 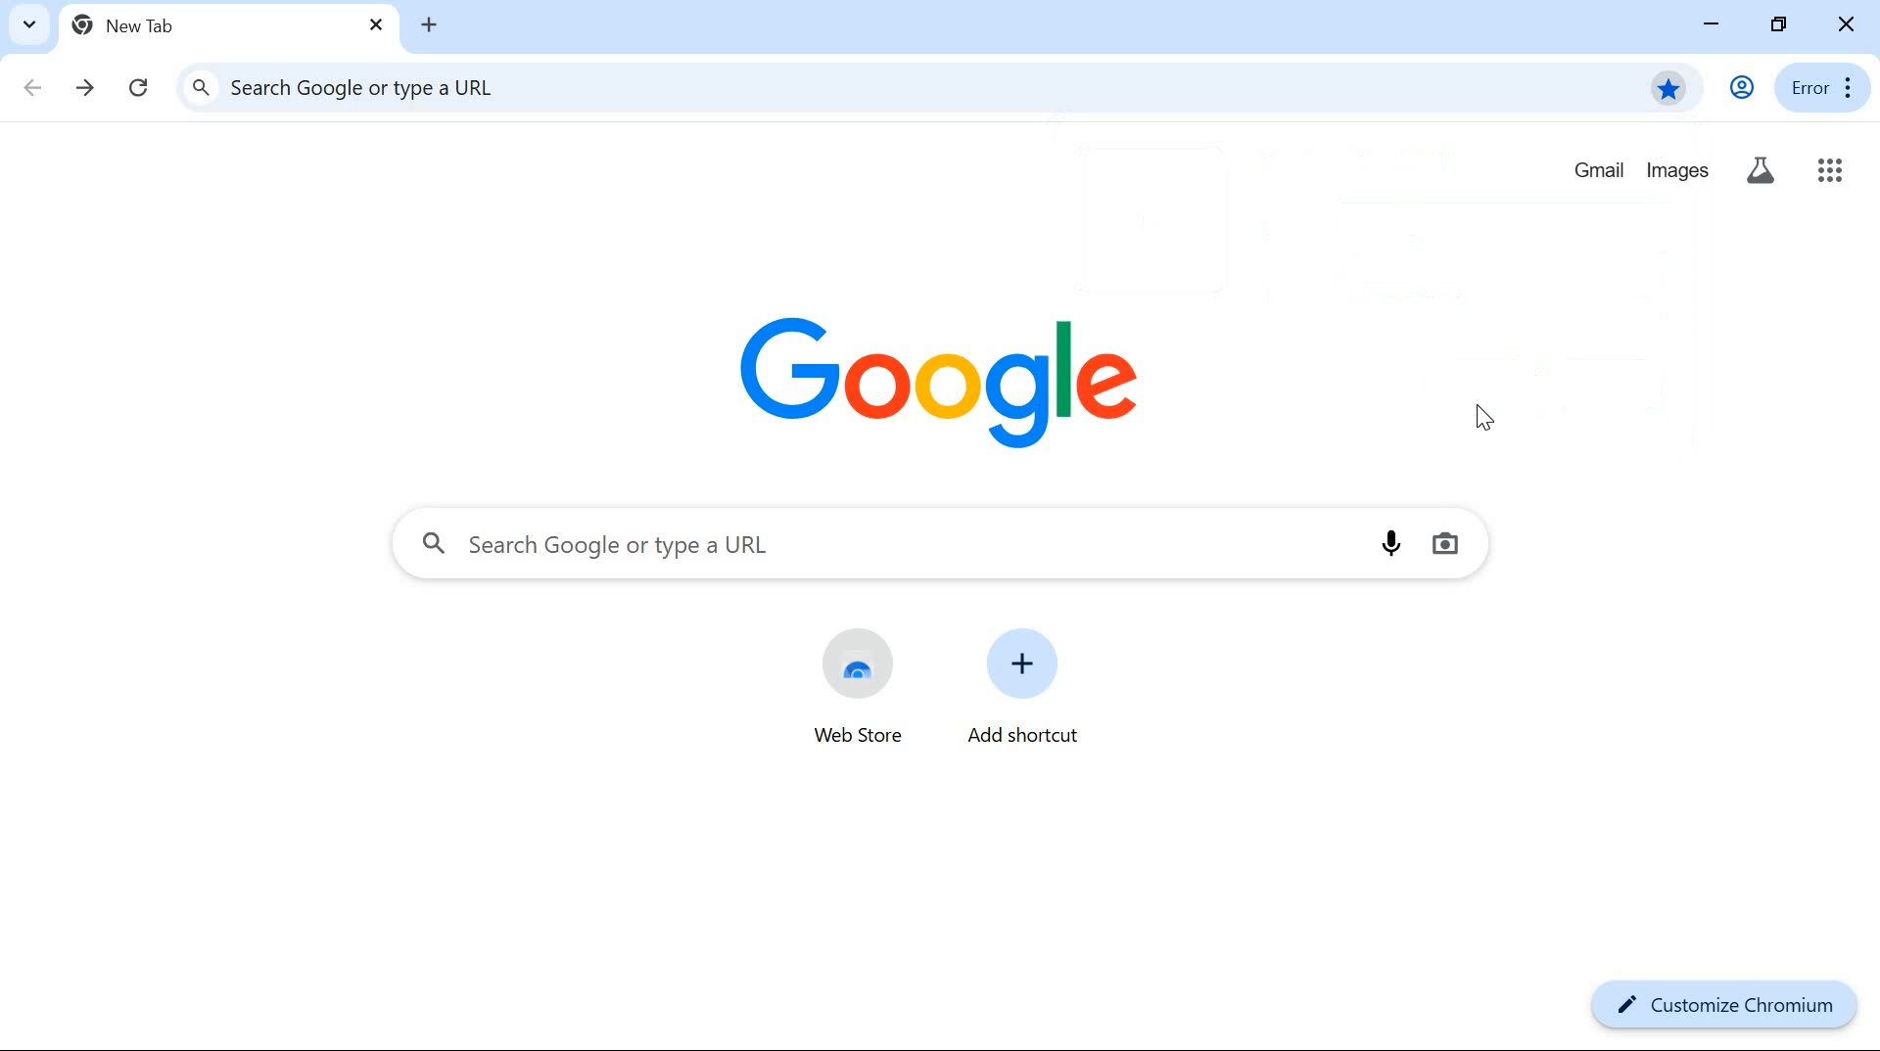 I want to click on close window, so click(x=1847, y=24).